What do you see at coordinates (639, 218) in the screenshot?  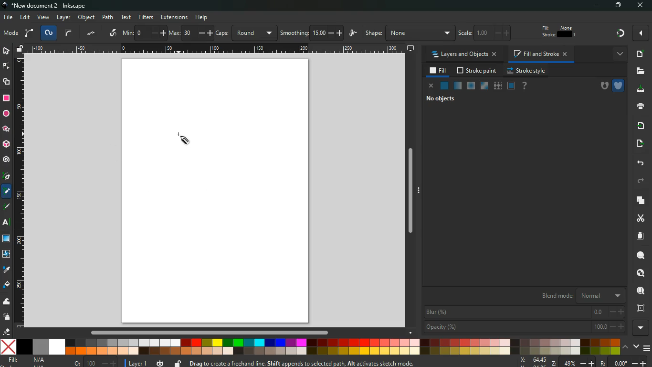 I see `cut` at bounding box center [639, 218].